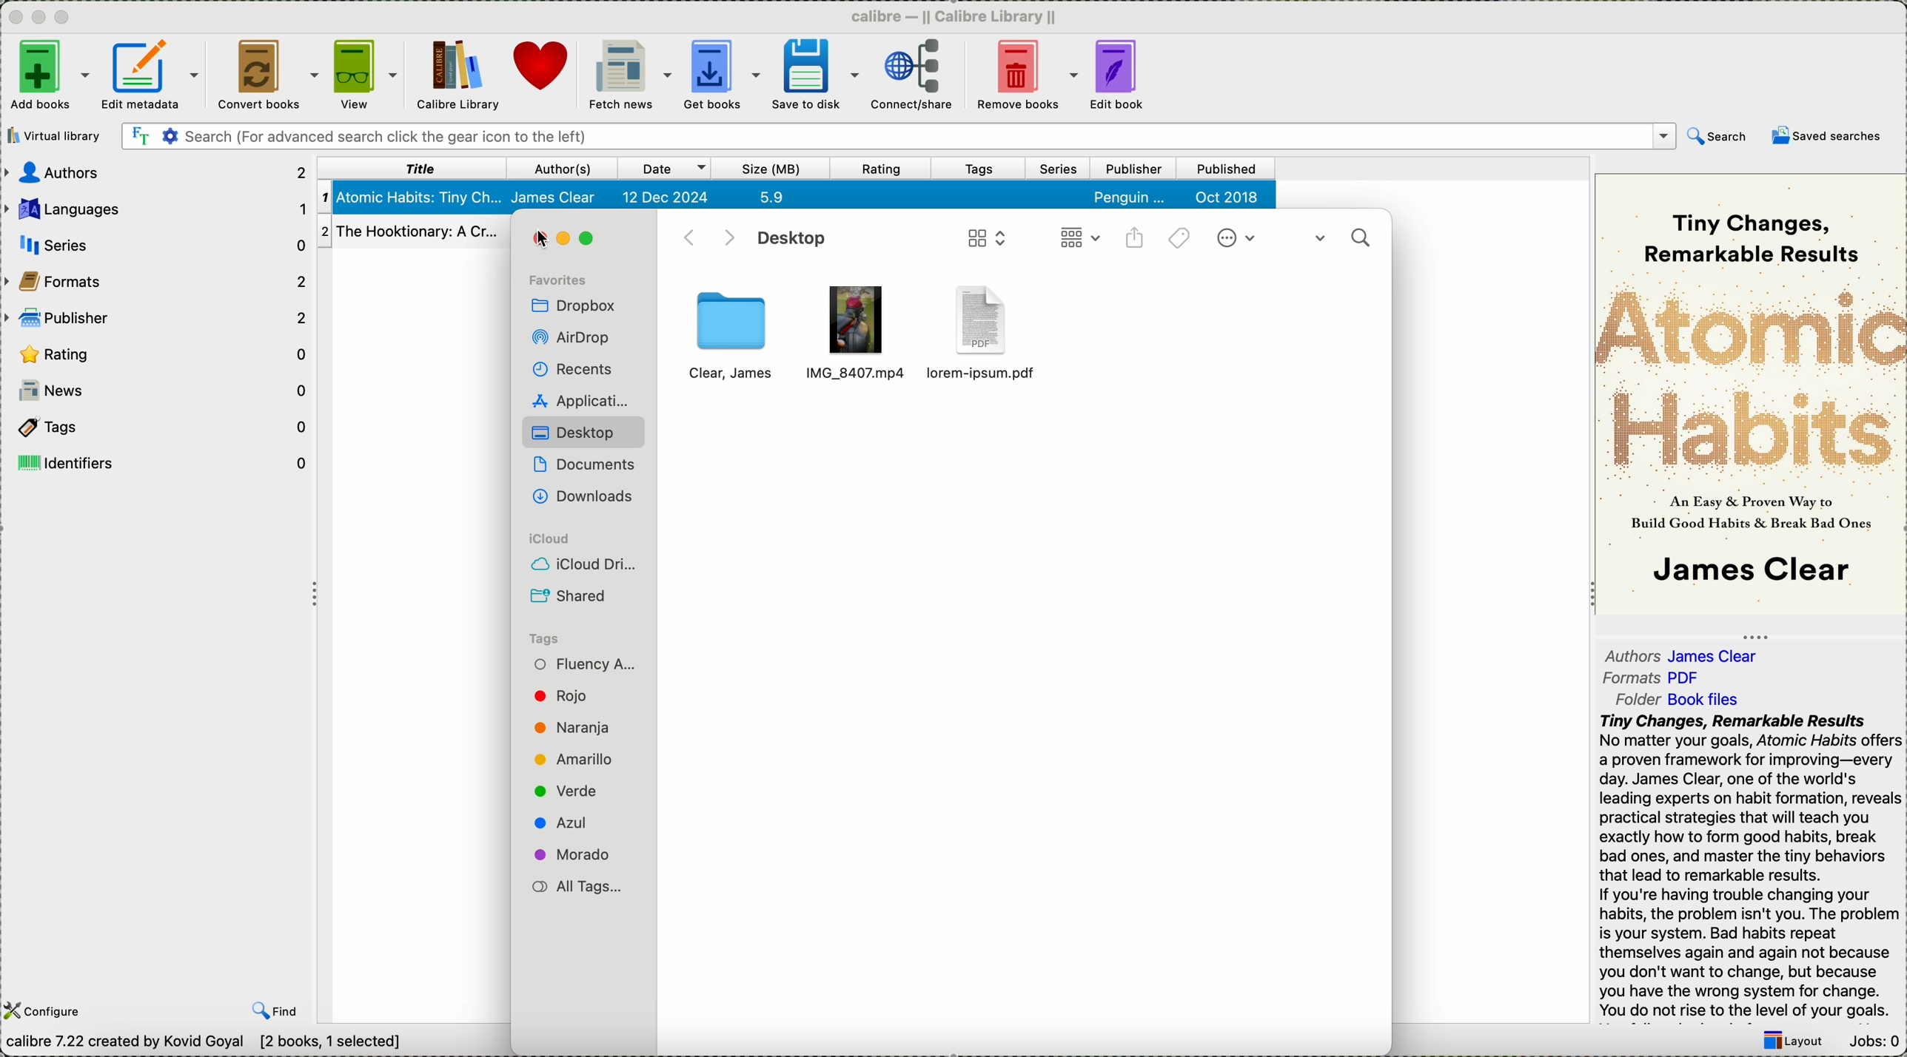 This screenshot has width=1907, height=1057. I want to click on minimize, so click(569, 240).